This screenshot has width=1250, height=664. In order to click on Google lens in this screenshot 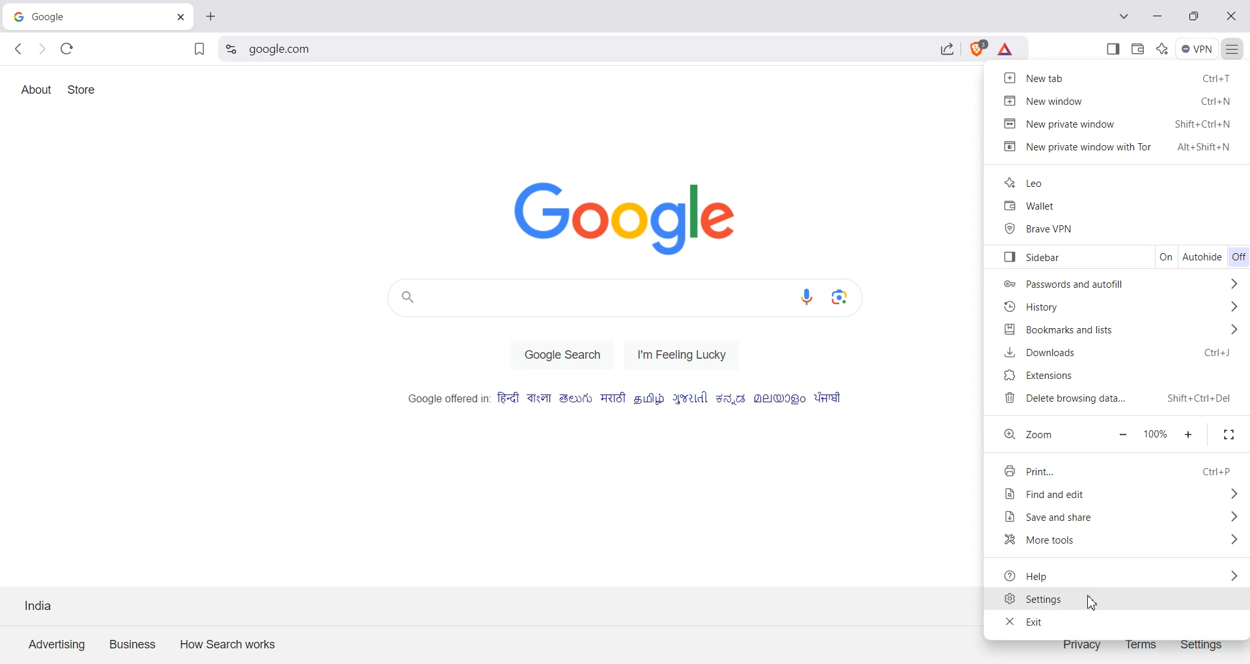, I will do `click(848, 296)`.